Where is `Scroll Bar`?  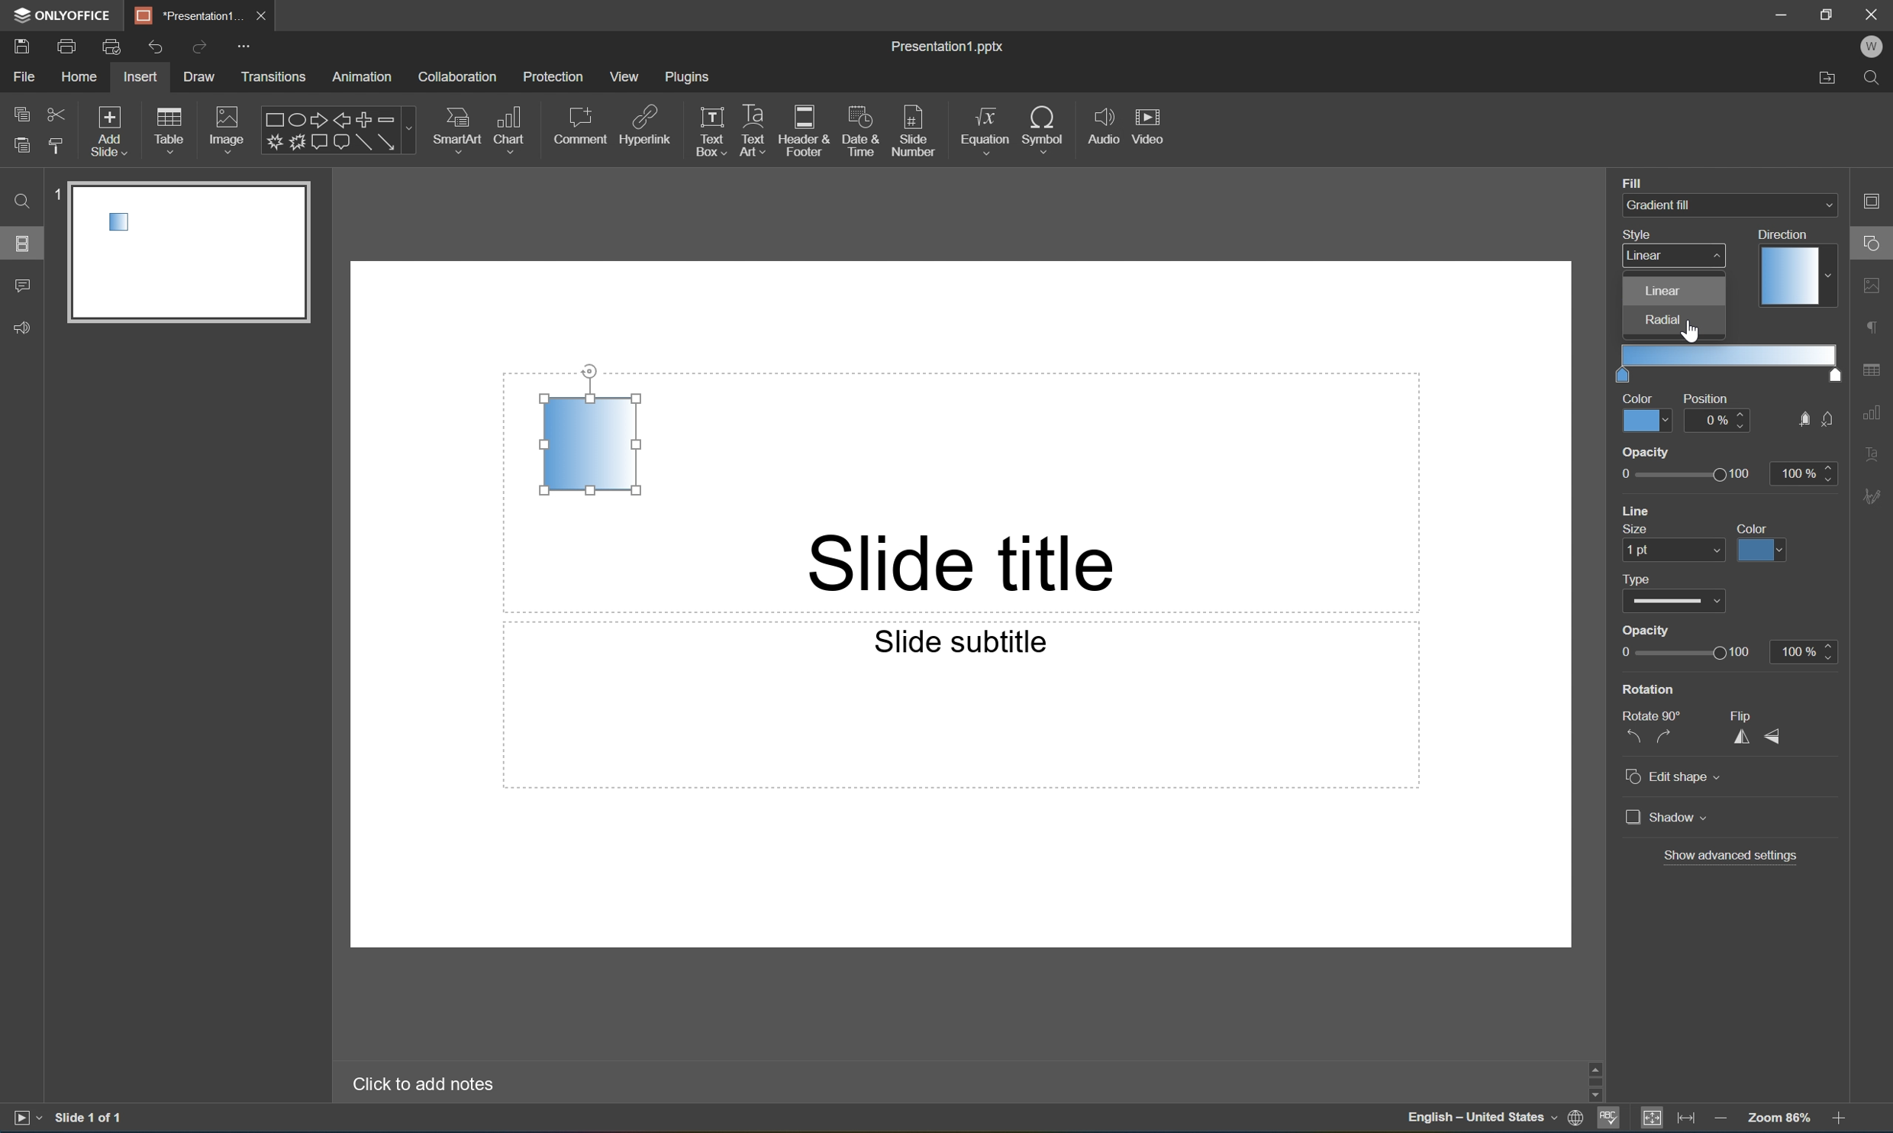
Scroll Bar is located at coordinates (1835, 1077).